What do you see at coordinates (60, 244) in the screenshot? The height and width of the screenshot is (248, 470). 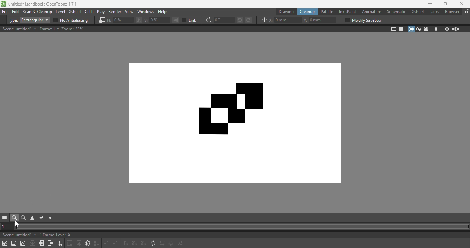 I see `Toggle edit in place` at bounding box center [60, 244].